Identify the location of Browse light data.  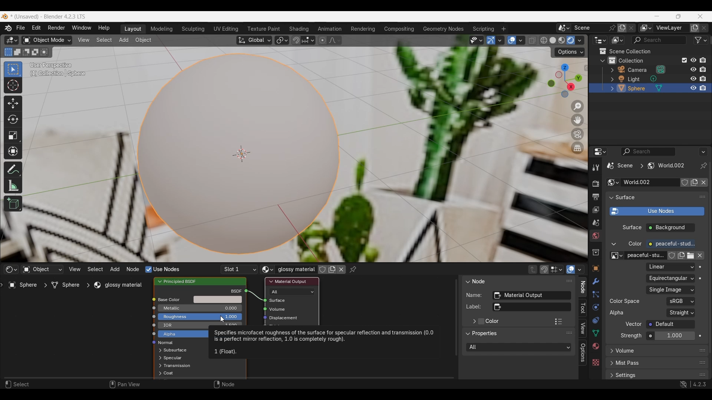
(653, 79).